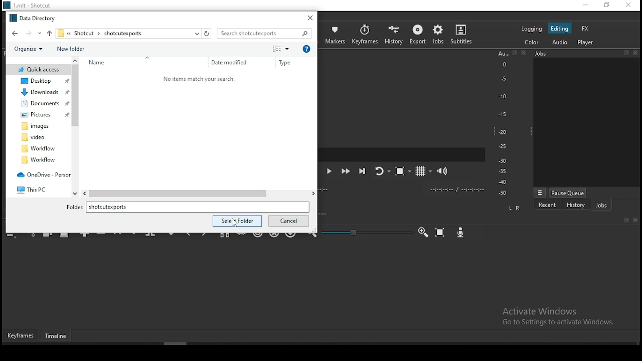 The height and width of the screenshot is (361, 642). Describe the element at coordinates (381, 173) in the screenshot. I see `toggle player after looping` at that location.